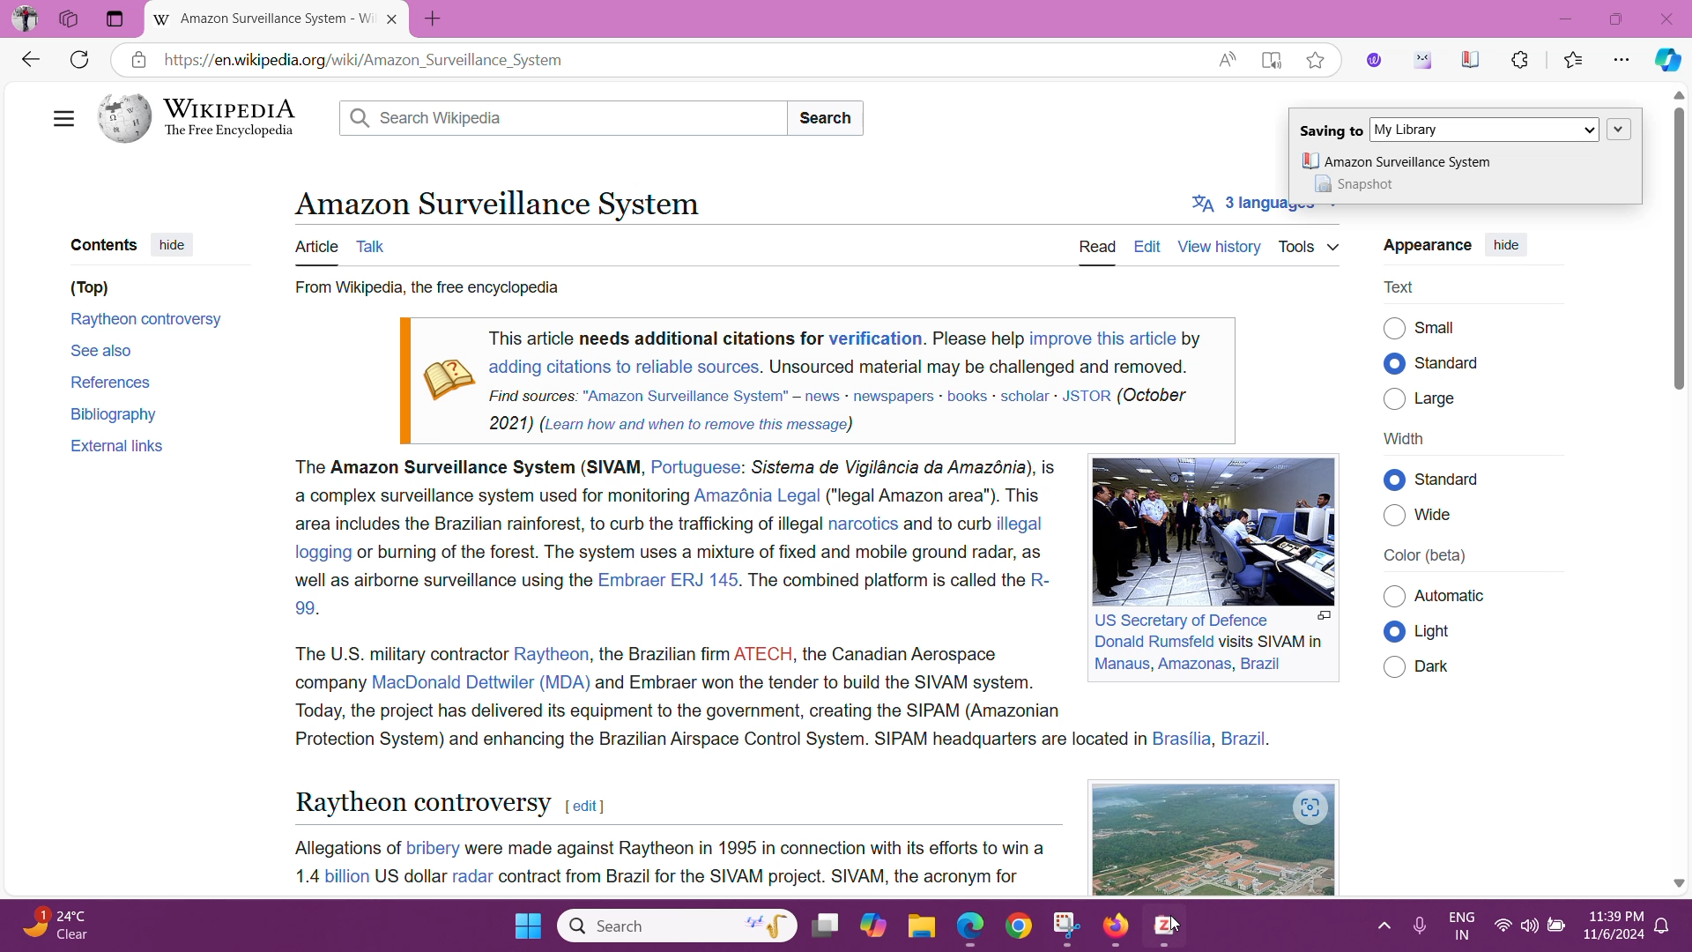 The width and height of the screenshot is (1692, 952). What do you see at coordinates (480, 681) in the screenshot?
I see `MacDonald Dettwiler (MDA)` at bounding box center [480, 681].